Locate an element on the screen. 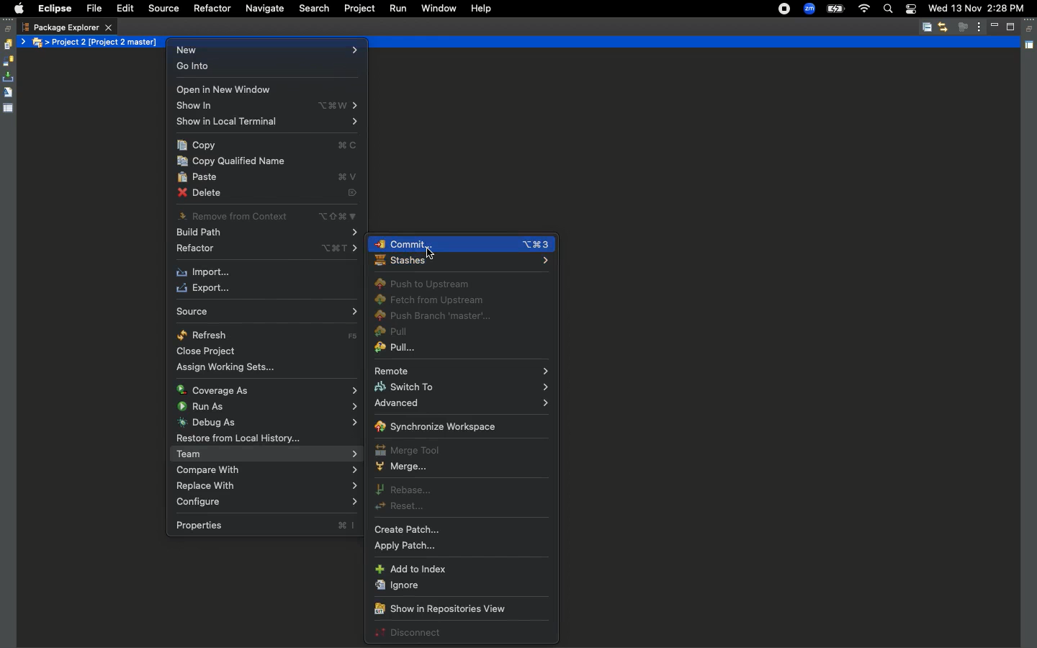 This screenshot has width=1037, height=648. Focus on active task is located at coordinates (963, 27).